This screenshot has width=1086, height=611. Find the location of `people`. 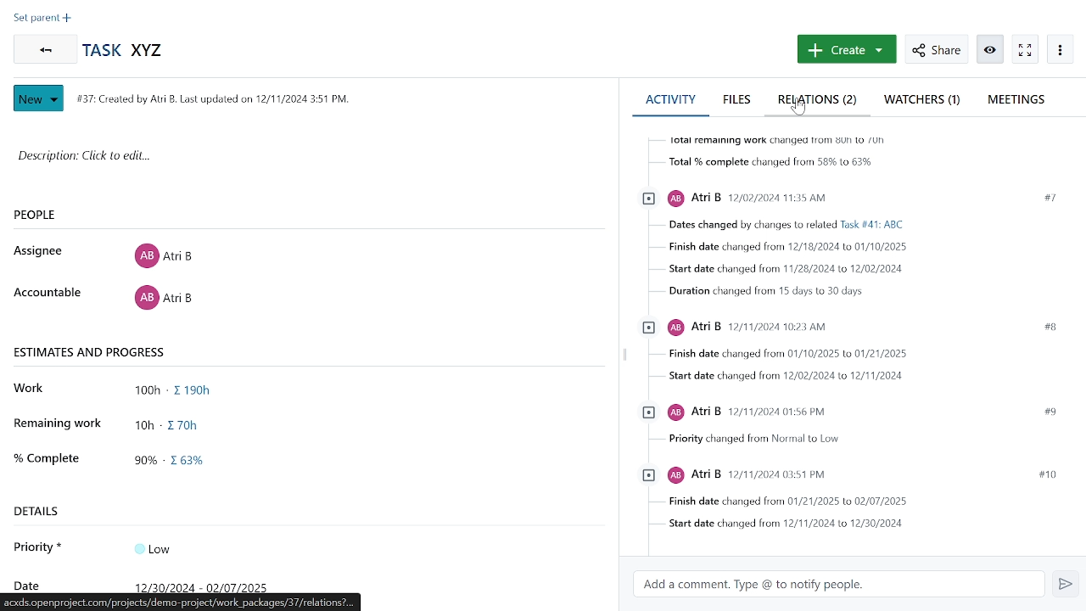

people is located at coordinates (63, 216).